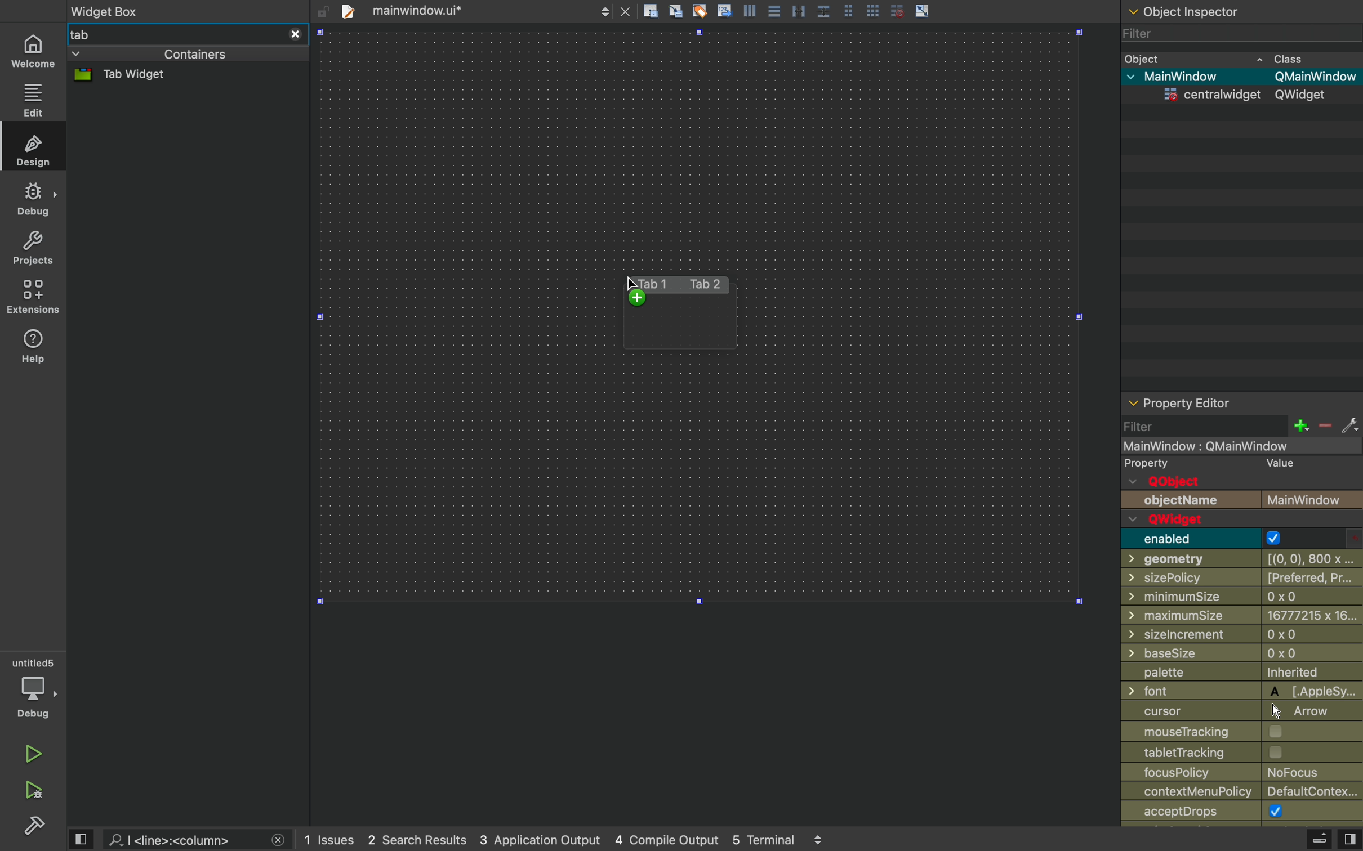 The image size is (1363, 851). I want to click on focuspolicy, so click(1244, 773).